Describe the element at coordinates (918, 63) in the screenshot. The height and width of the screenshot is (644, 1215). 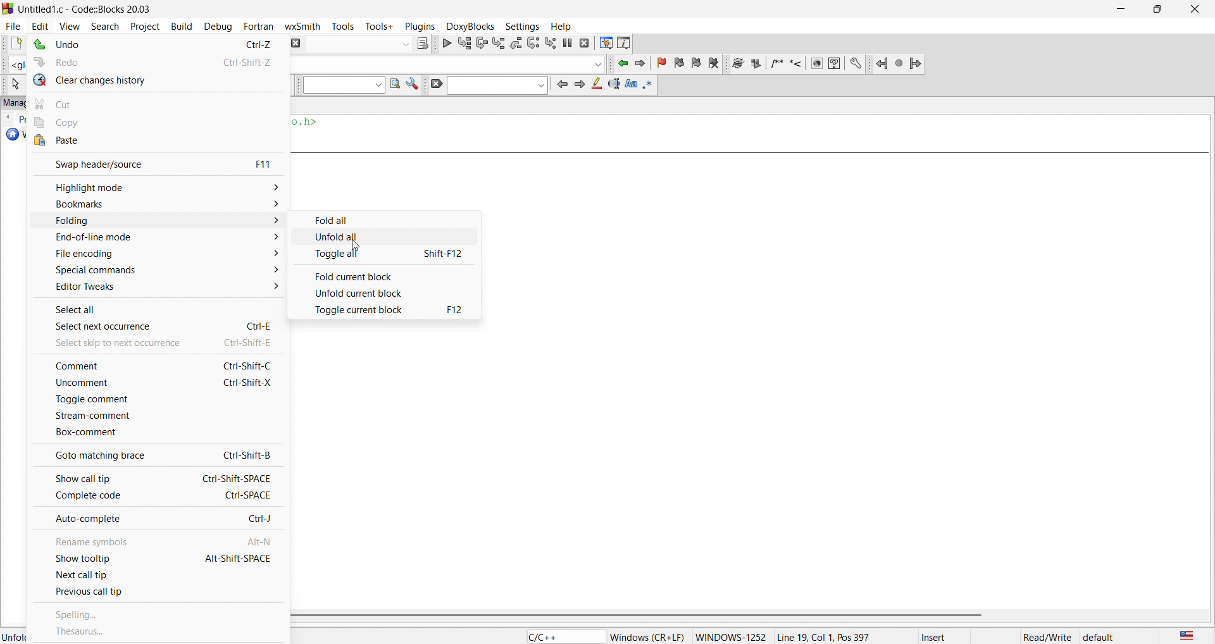
I see `jump forward` at that location.